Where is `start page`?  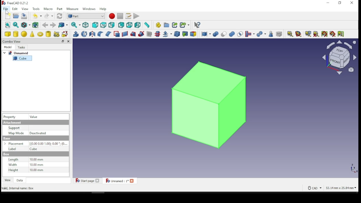 start page is located at coordinates (87, 180).